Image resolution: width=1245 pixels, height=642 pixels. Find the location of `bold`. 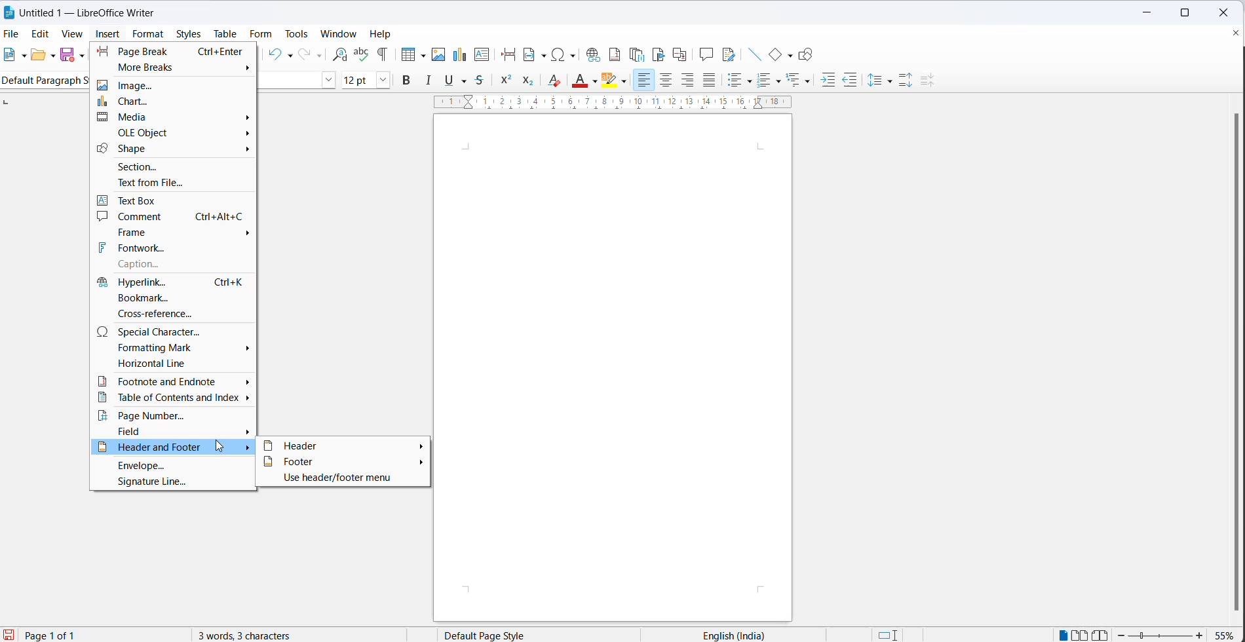

bold is located at coordinates (409, 81).